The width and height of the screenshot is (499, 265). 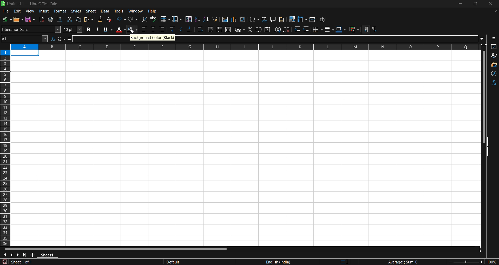 What do you see at coordinates (189, 29) in the screenshot?
I see `align bottom` at bounding box center [189, 29].